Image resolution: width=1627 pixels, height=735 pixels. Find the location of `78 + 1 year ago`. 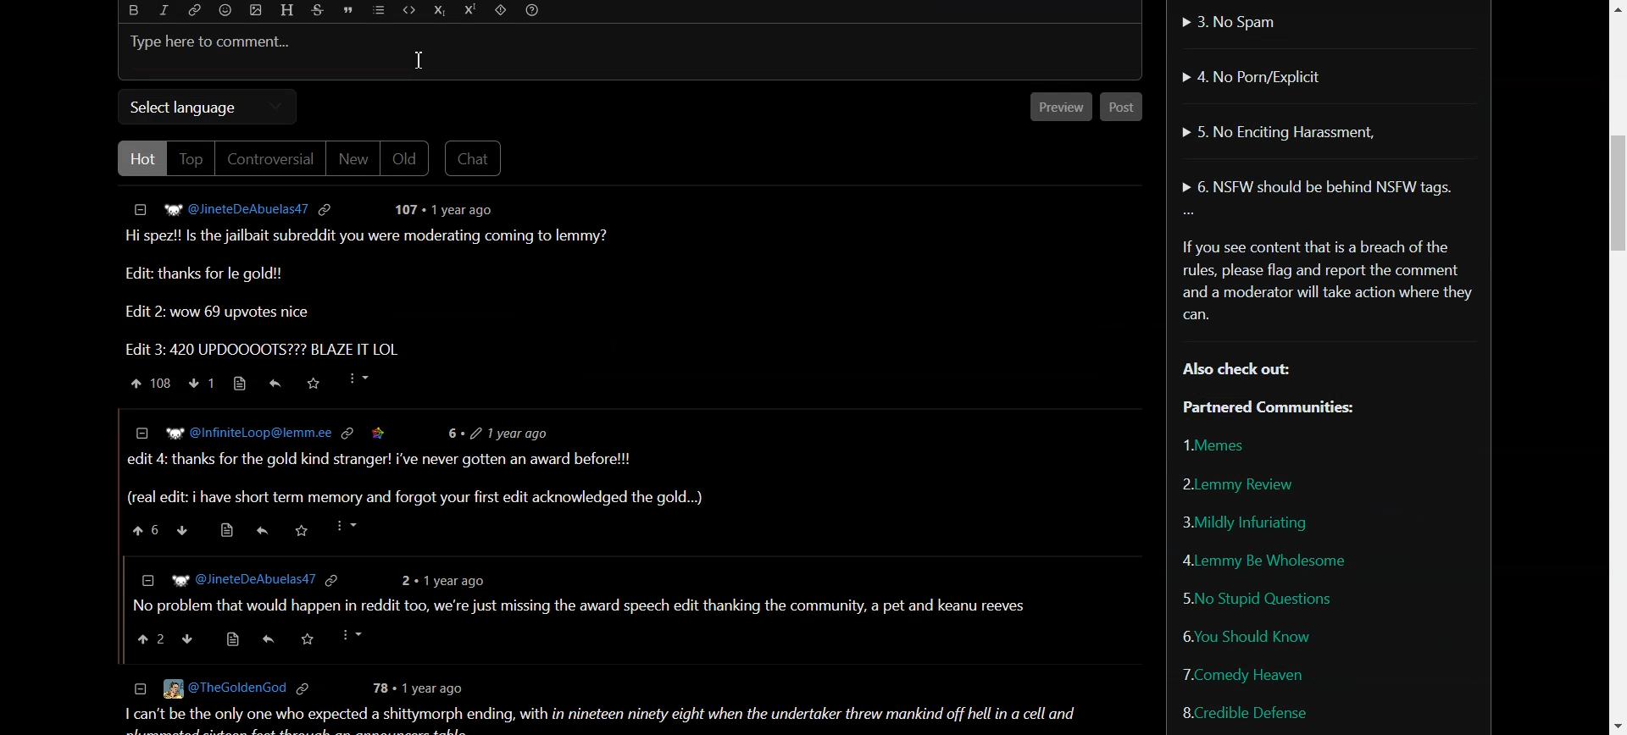

78 + 1 year ago is located at coordinates (410, 688).